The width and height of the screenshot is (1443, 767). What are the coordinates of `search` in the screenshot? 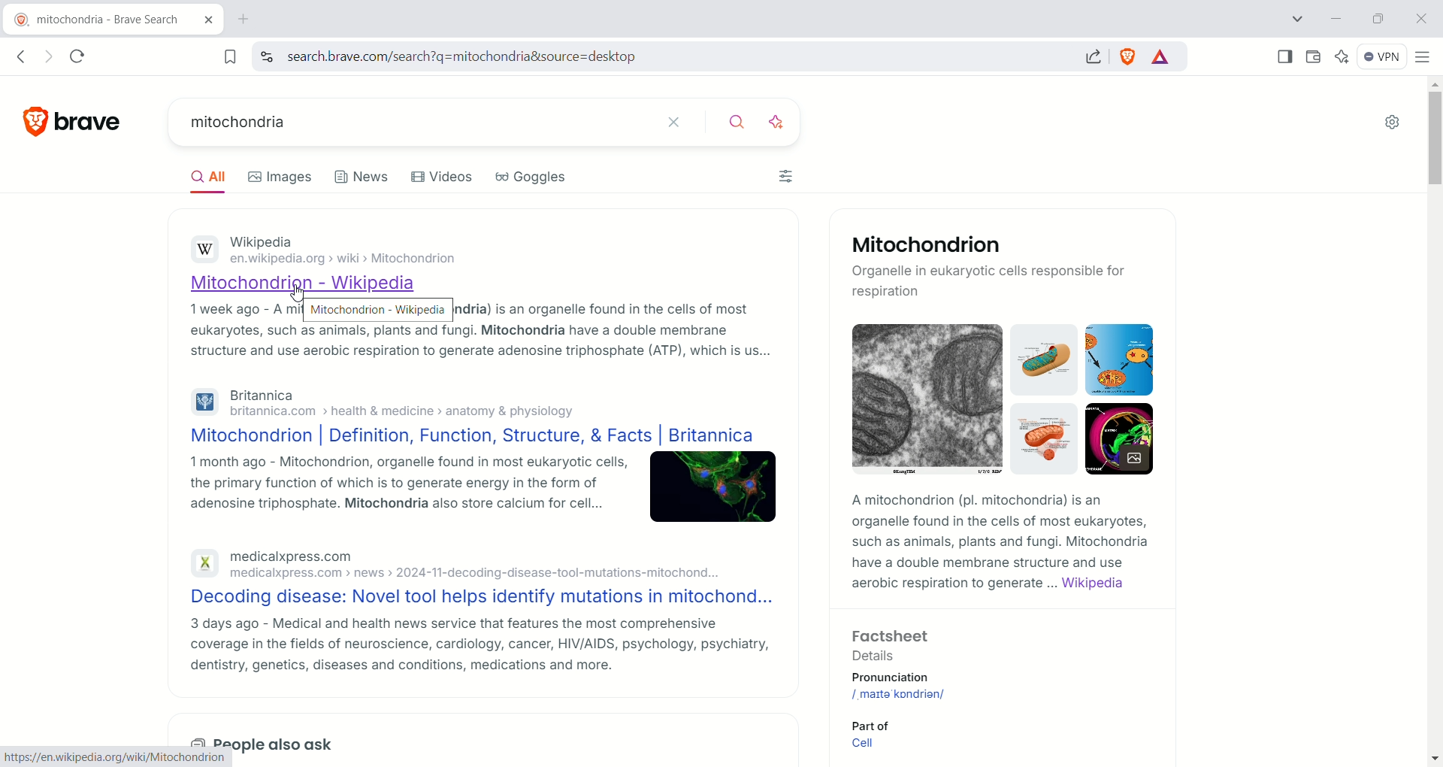 It's located at (726, 124).